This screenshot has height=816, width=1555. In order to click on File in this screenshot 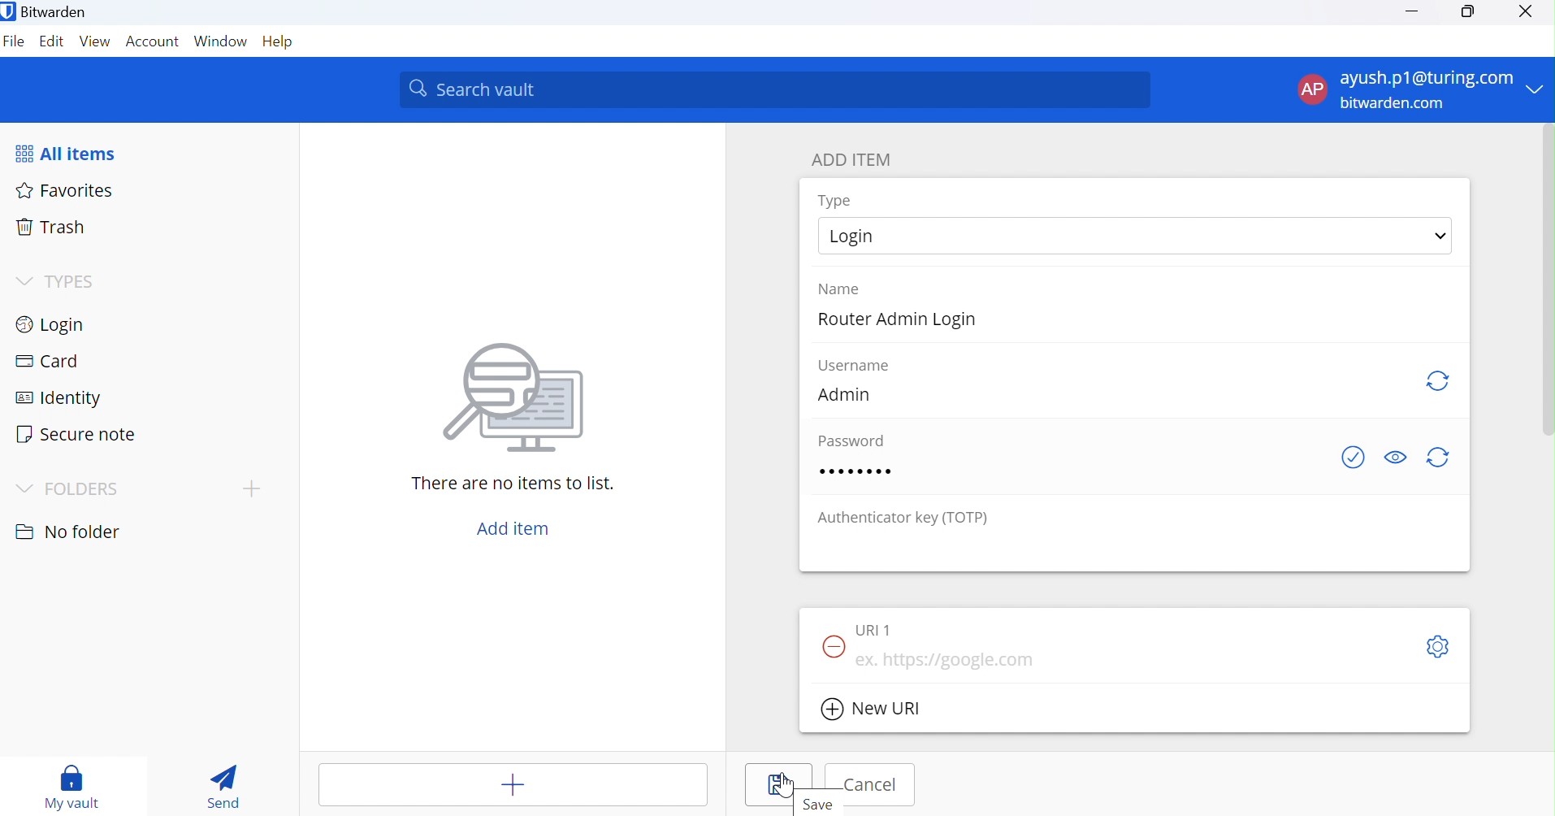, I will do `click(15, 44)`.